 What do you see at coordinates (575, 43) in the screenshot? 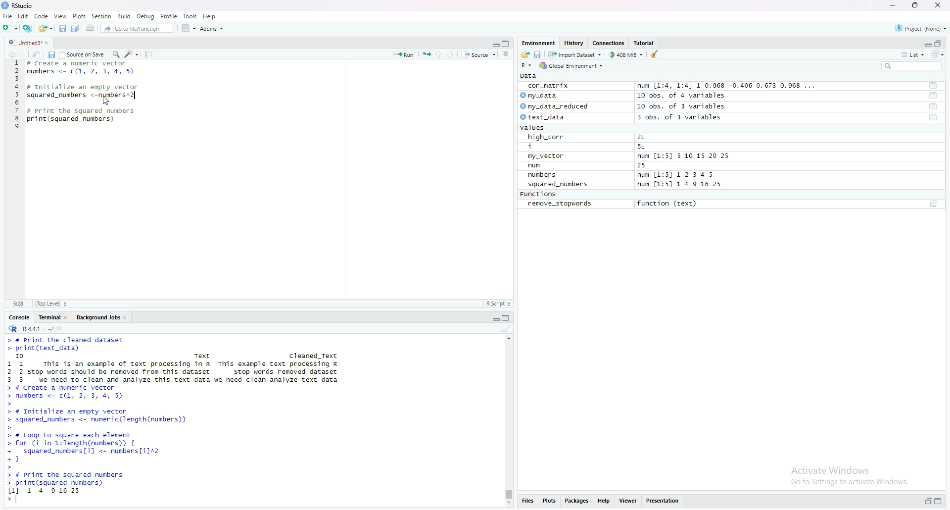
I see `History.` at bounding box center [575, 43].